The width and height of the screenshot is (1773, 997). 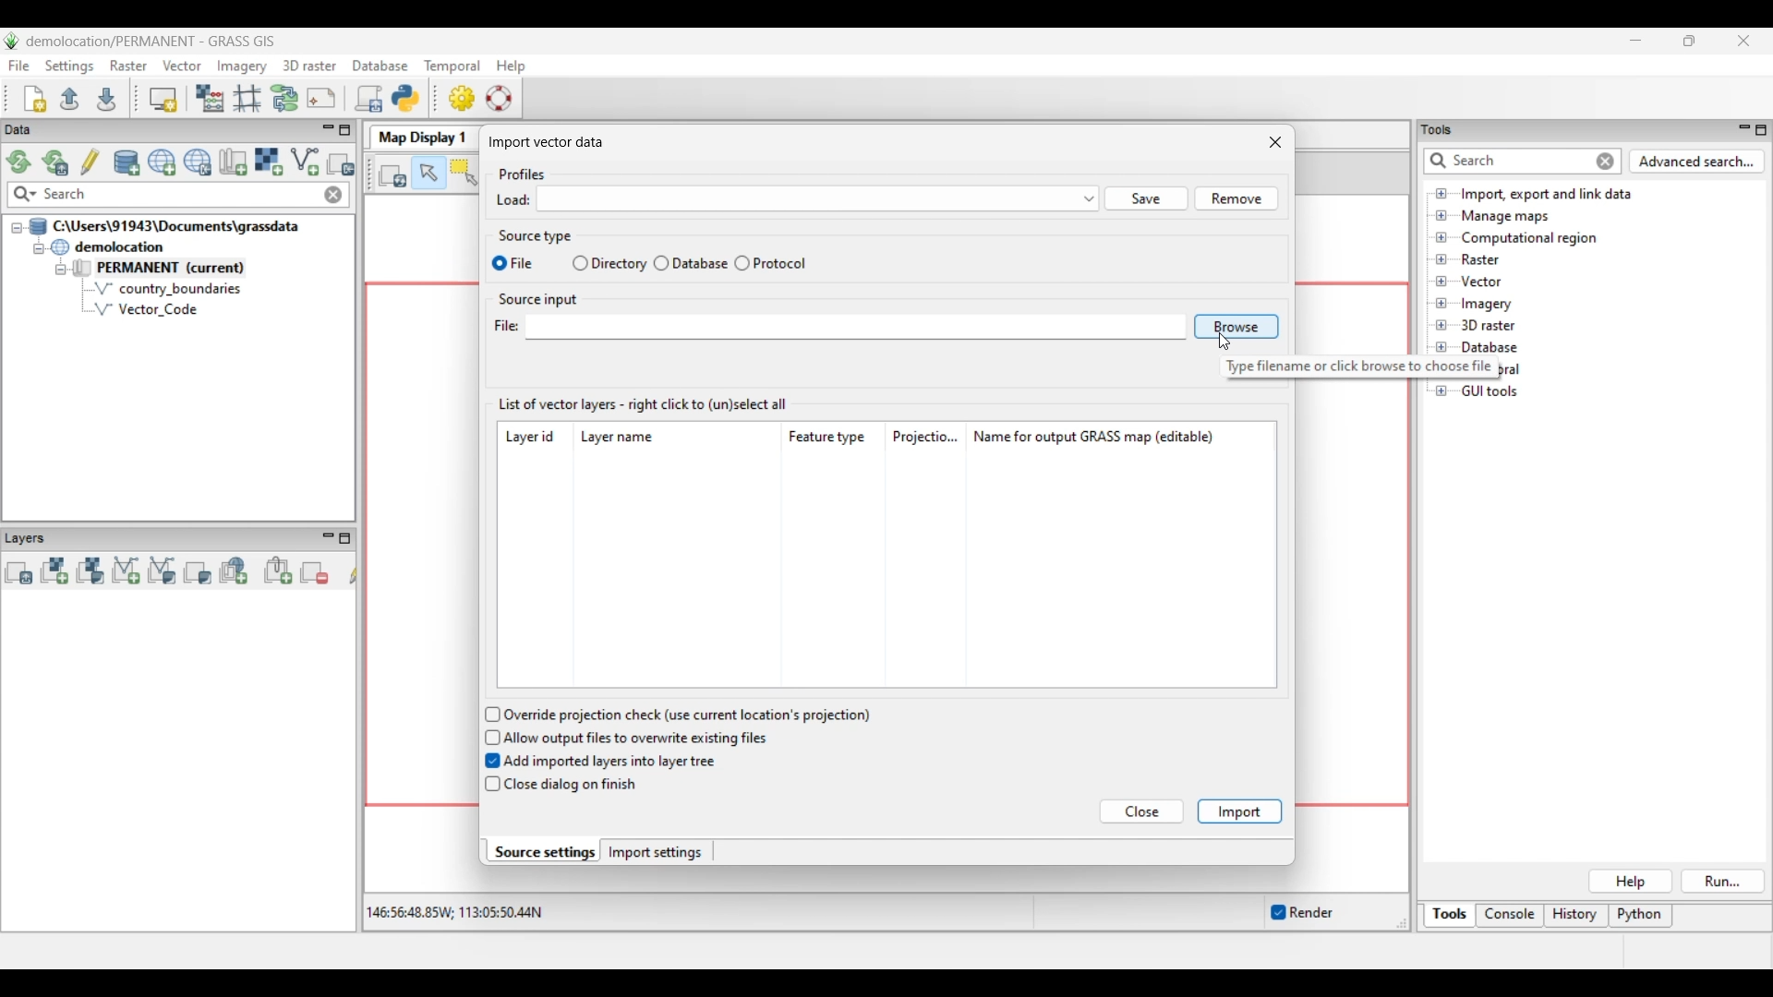 I want to click on cursor, so click(x=1224, y=343).